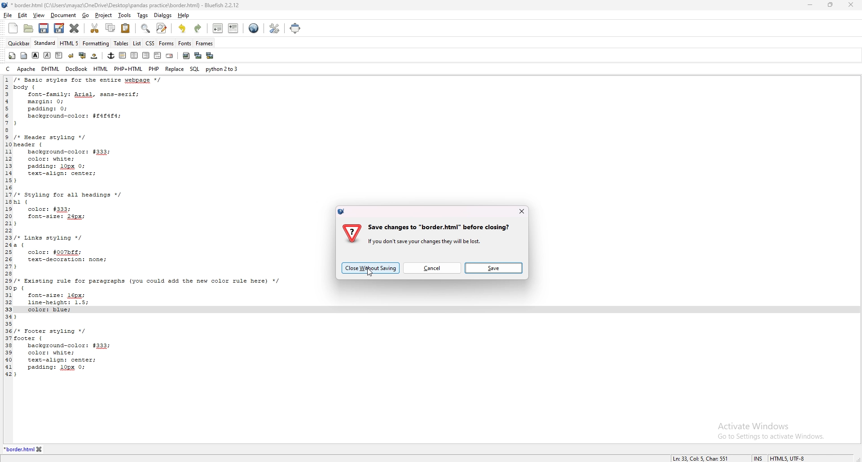 This screenshot has height=462, width=862. What do you see at coordinates (13, 28) in the screenshot?
I see `new` at bounding box center [13, 28].